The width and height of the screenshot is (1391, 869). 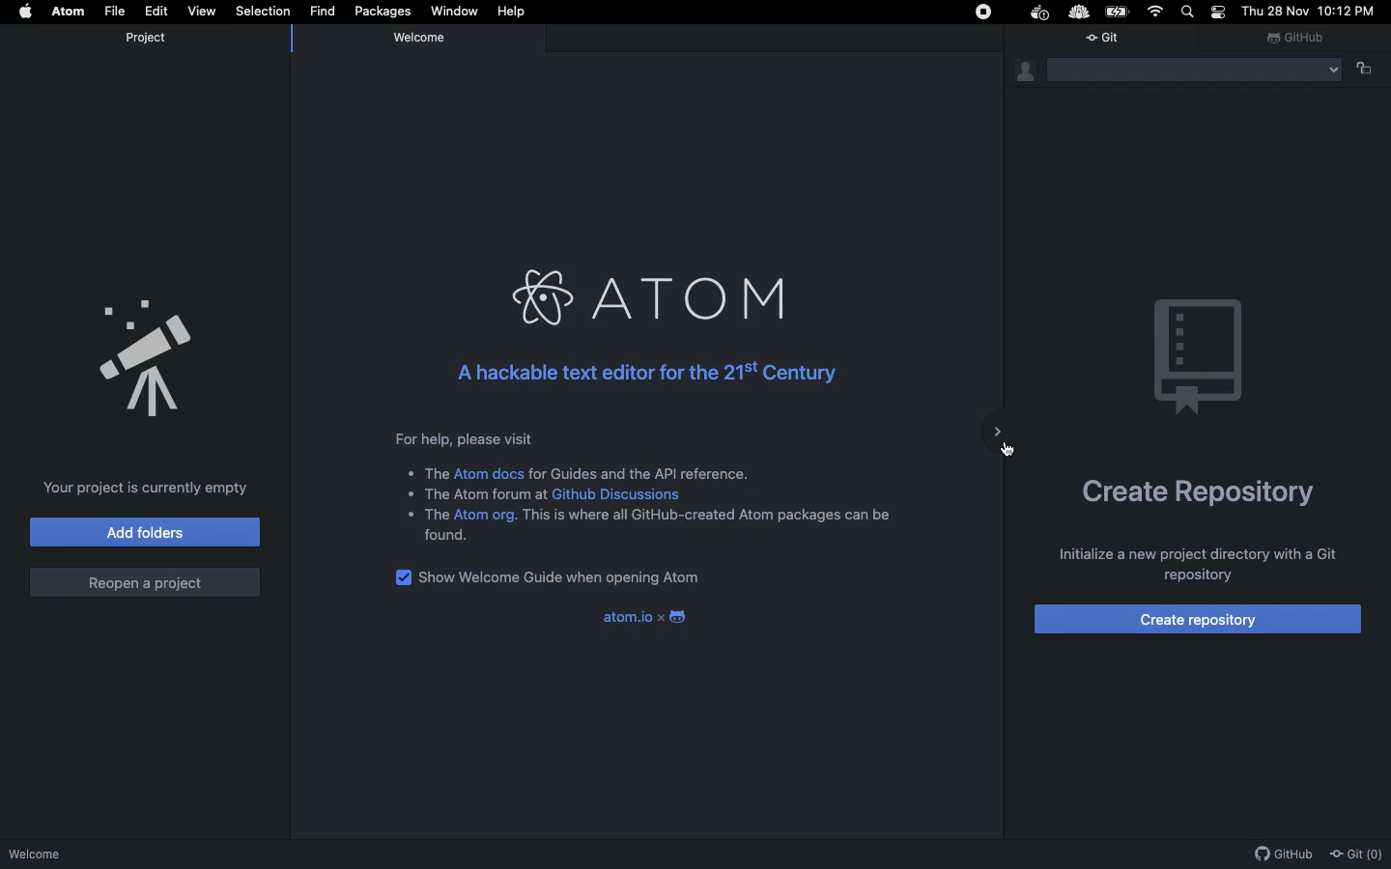 I want to click on Packages, so click(x=383, y=12).